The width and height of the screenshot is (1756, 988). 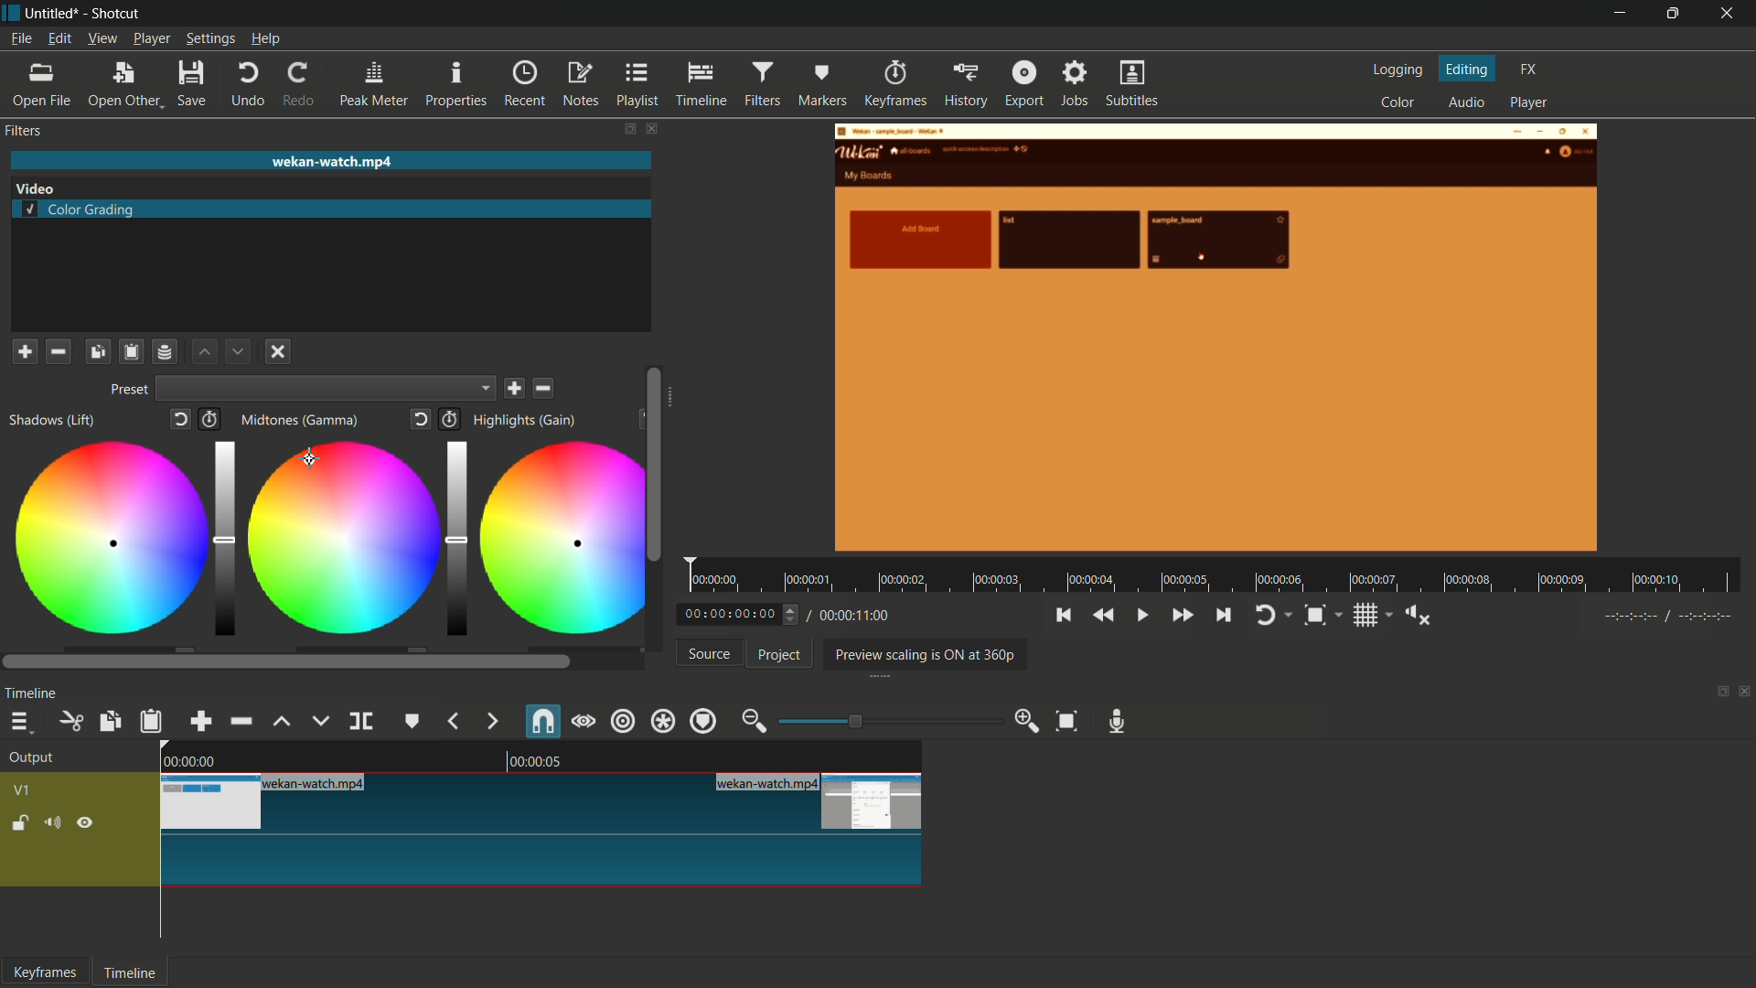 What do you see at coordinates (1067, 721) in the screenshot?
I see `zoom timeline to fit` at bounding box center [1067, 721].